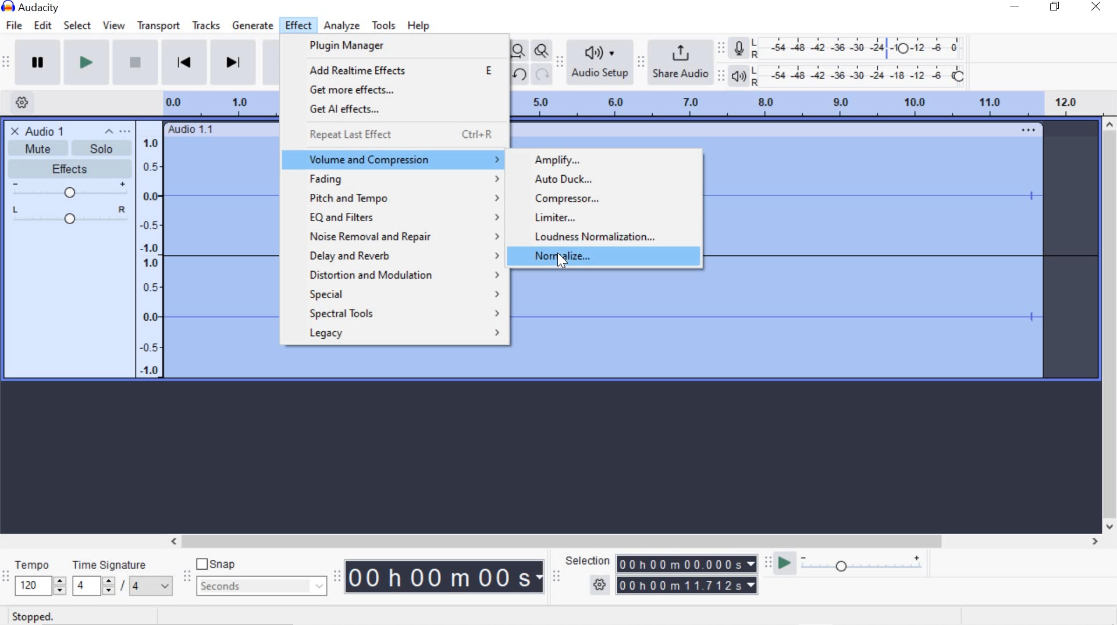  Describe the element at coordinates (127, 132) in the screenshot. I see `Open menu` at that location.